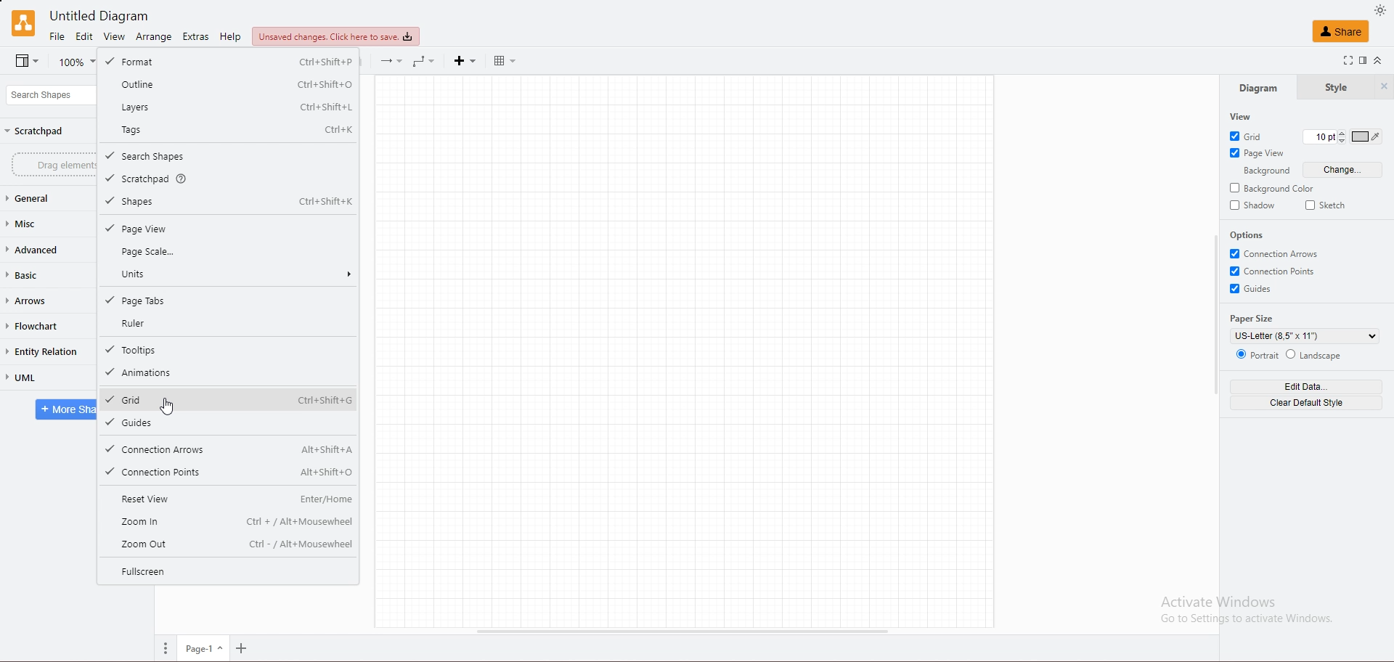 The width and height of the screenshot is (1394, 662). Describe the element at coordinates (1278, 253) in the screenshot. I see `connection arrows` at that location.